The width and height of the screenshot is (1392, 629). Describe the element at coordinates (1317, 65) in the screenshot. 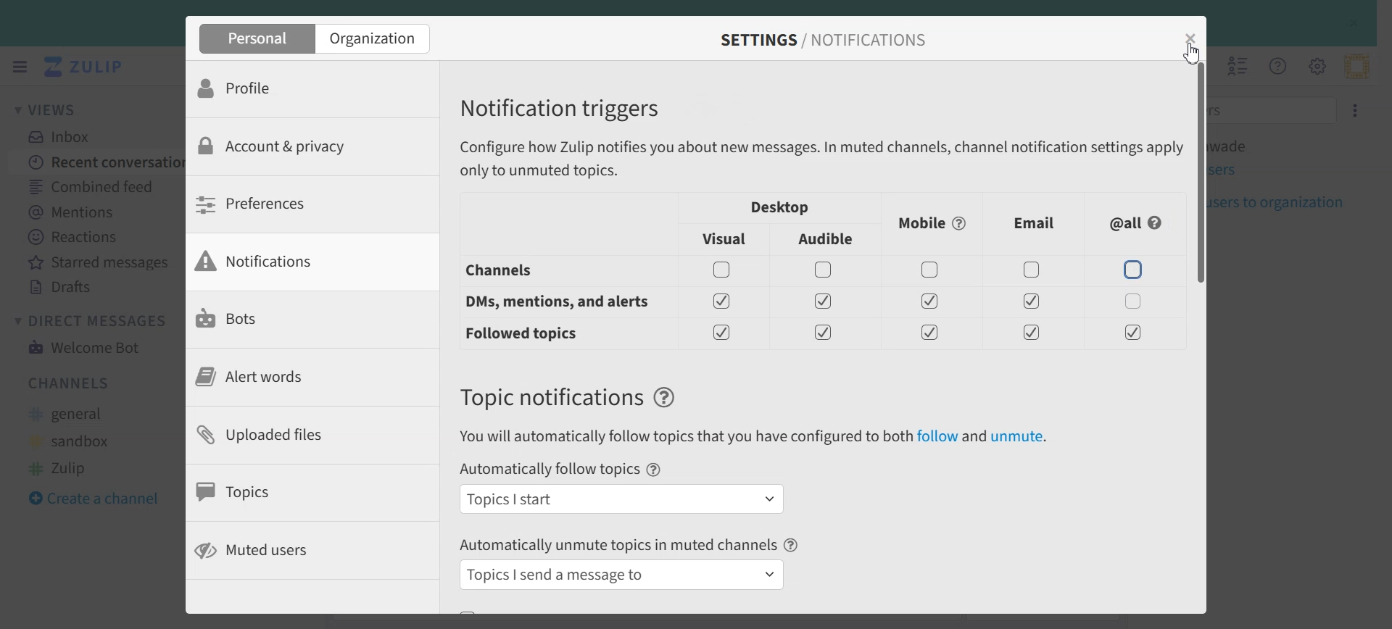

I see `Main menu` at that location.